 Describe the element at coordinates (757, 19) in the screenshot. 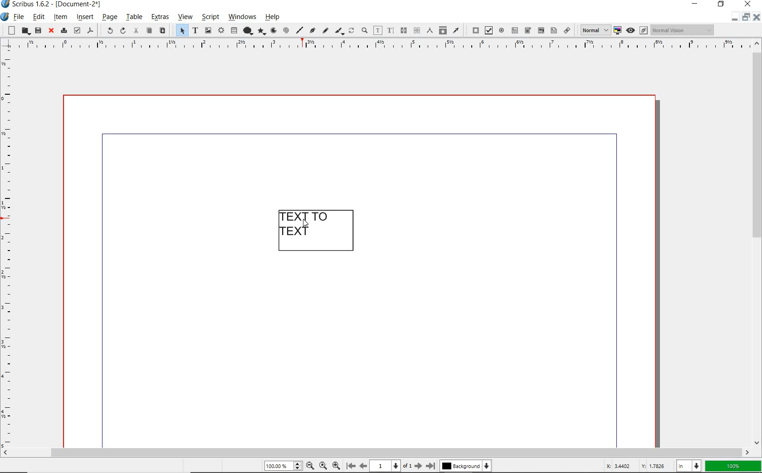

I see `close` at that location.